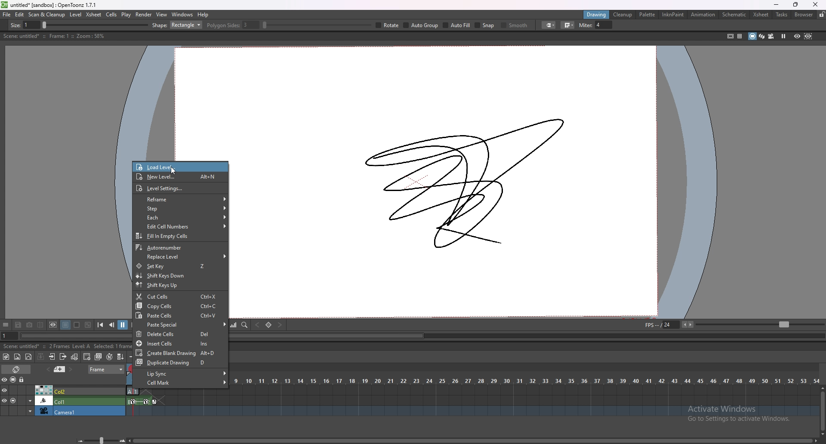 This screenshot has width=826, height=444. What do you see at coordinates (203, 15) in the screenshot?
I see `help` at bounding box center [203, 15].